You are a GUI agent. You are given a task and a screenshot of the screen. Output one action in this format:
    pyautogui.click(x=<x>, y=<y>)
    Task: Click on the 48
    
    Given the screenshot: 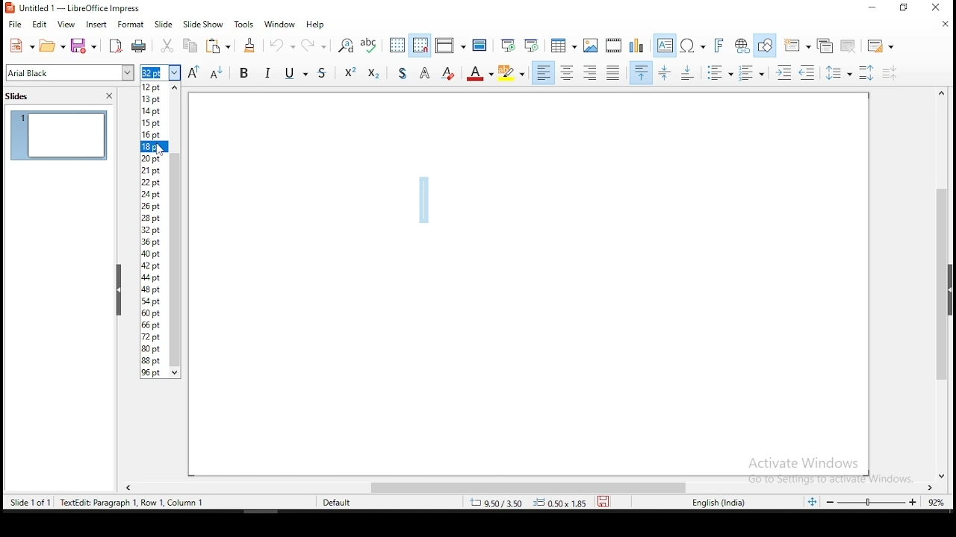 What is the action you would take?
    pyautogui.click(x=155, y=289)
    